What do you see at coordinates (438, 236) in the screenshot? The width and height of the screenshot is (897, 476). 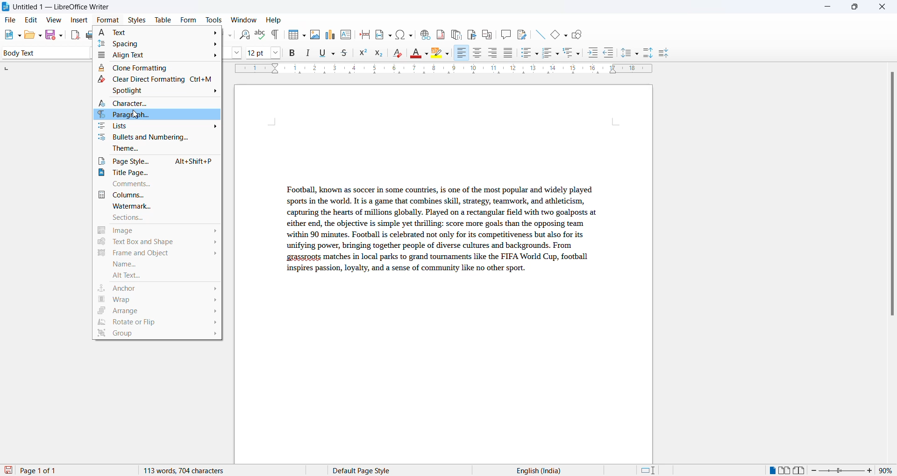 I see `paragraph` at bounding box center [438, 236].